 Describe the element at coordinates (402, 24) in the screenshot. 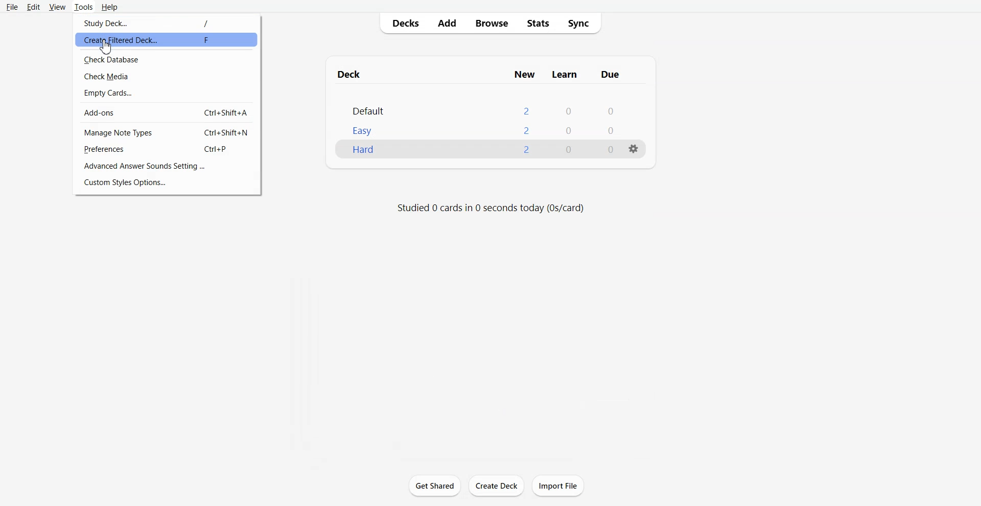

I see `Decks` at that location.